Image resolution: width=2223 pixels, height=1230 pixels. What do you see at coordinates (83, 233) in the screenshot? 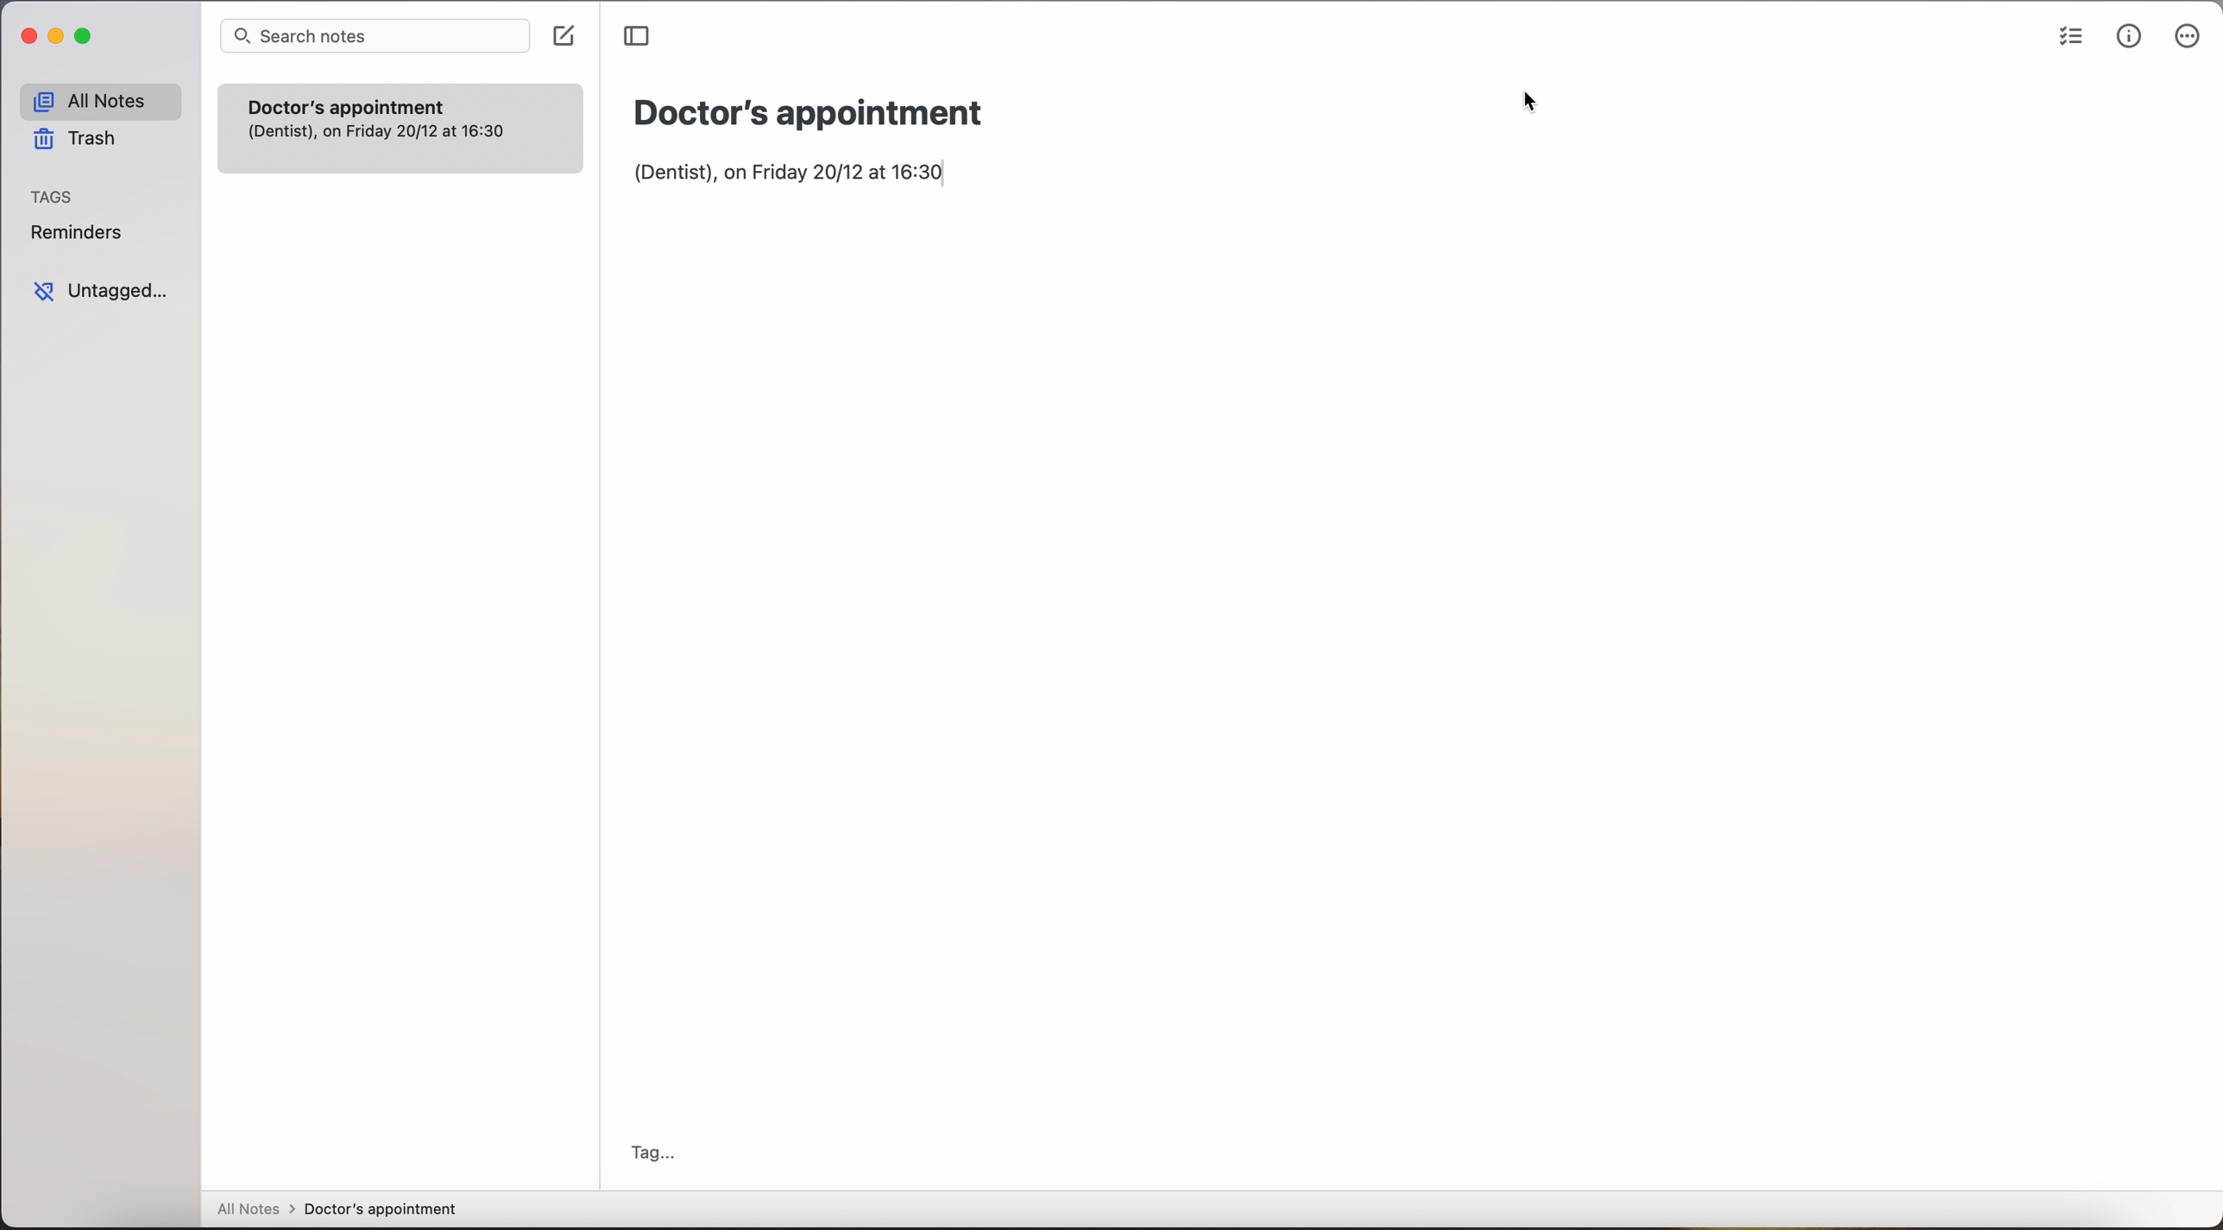
I see `Reminders` at bounding box center [83, 233].